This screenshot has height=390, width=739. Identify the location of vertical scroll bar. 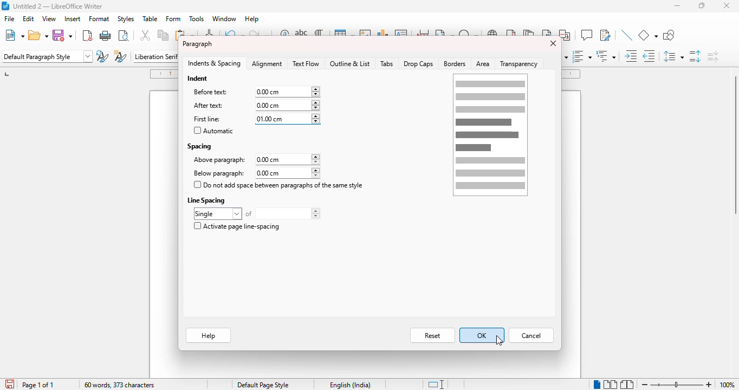
(734, 145).